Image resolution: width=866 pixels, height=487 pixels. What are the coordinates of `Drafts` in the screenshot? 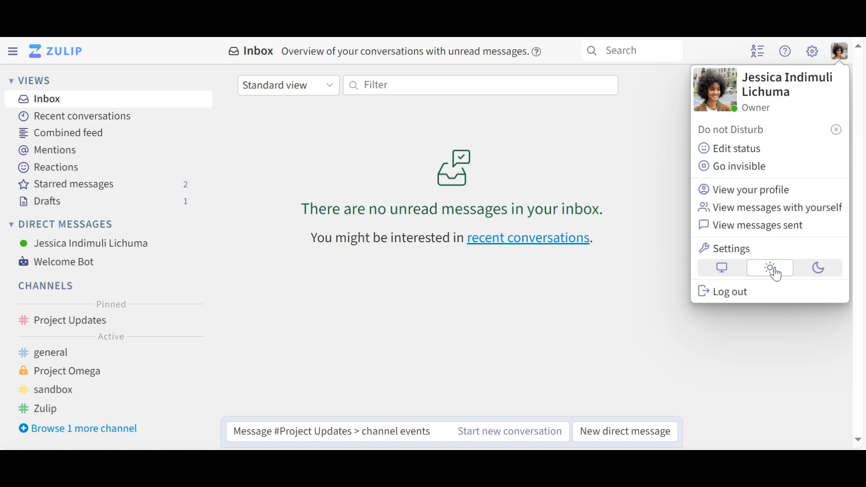 It's located at (106, 202).